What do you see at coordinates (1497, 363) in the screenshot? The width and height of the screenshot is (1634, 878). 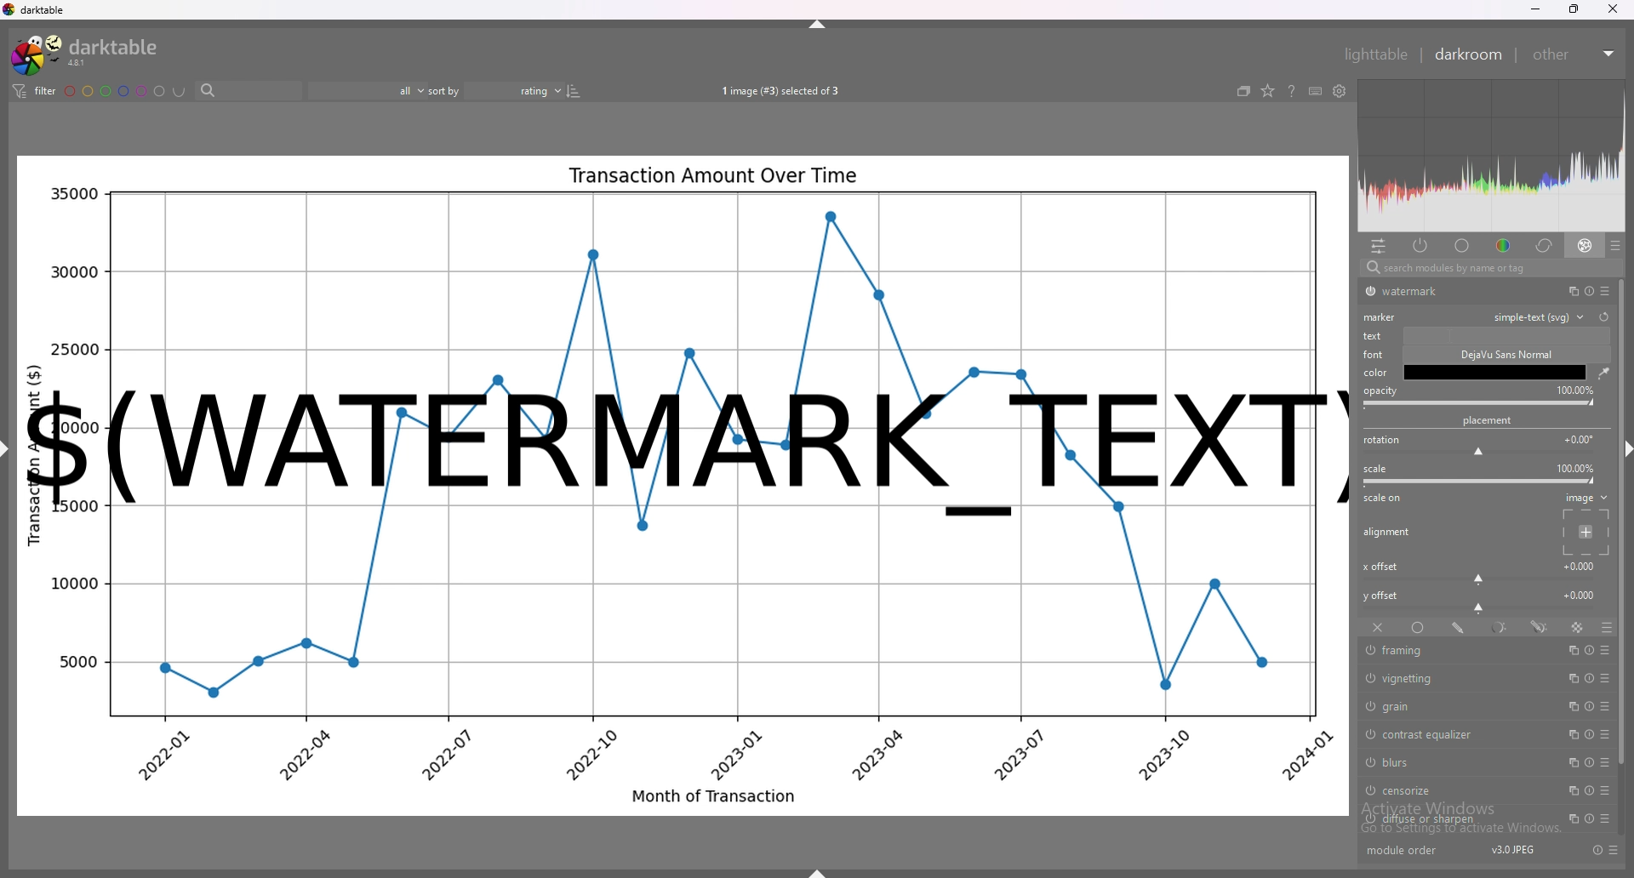 I see `description box` at bounding box center [1497, 363].